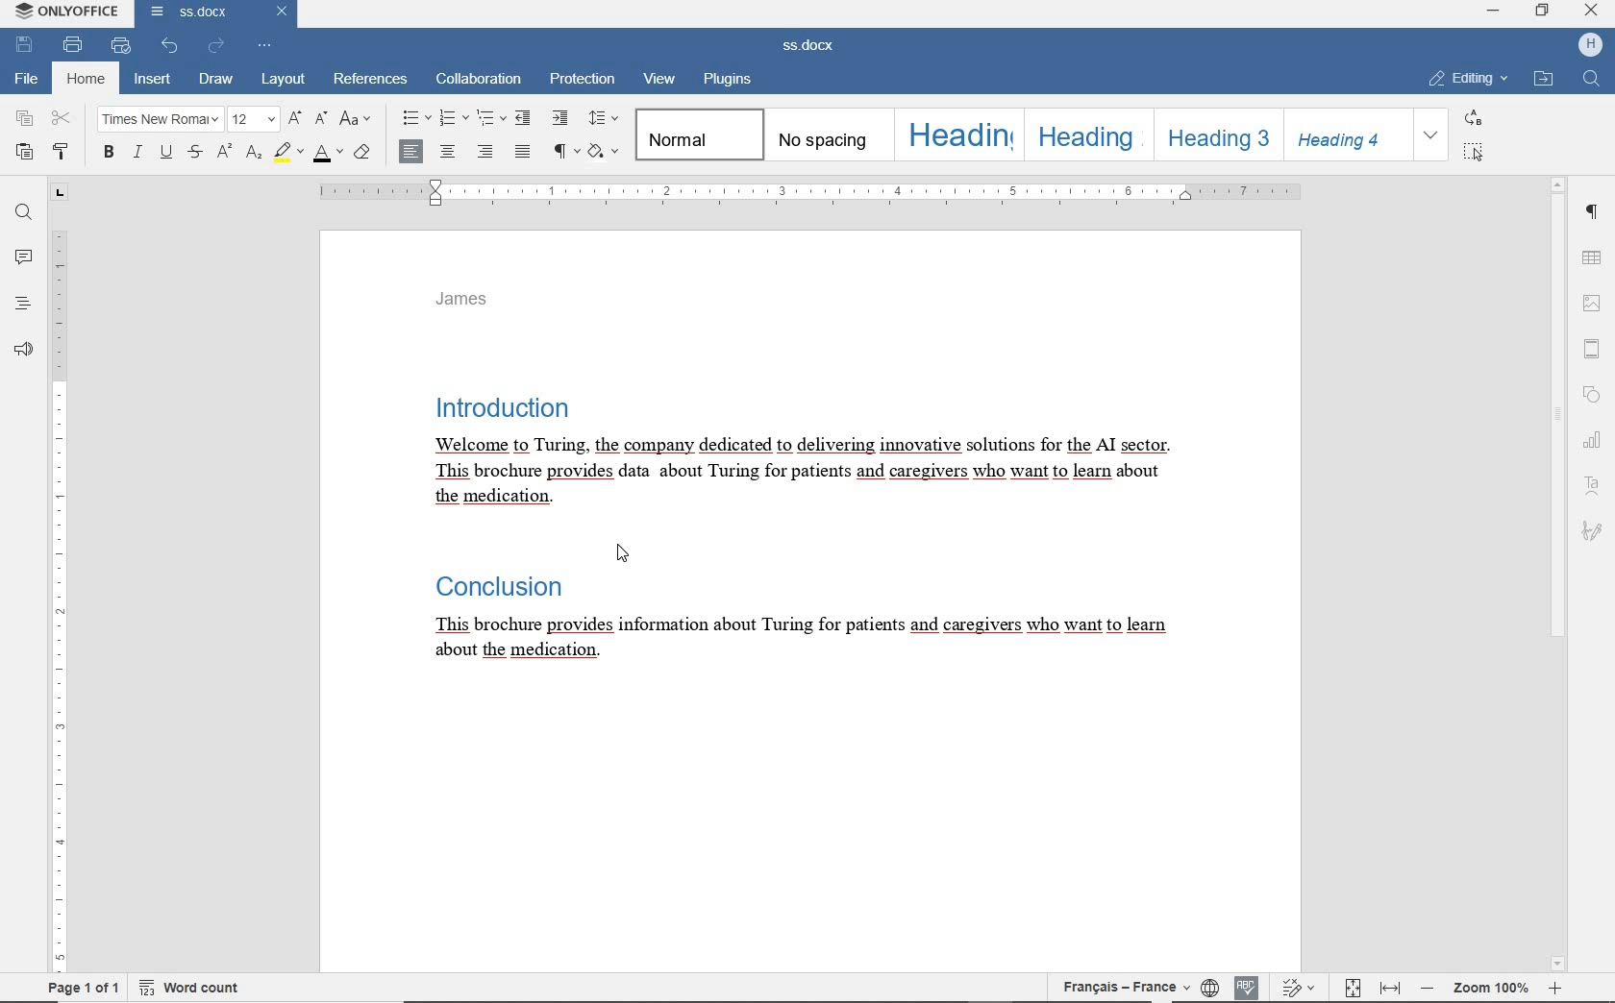  I want to click on TRACK CHANGES, so click(1303, 986).